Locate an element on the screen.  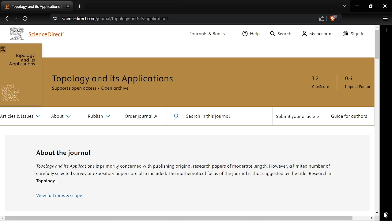
Topology and its Applications is located at coordinates (22, 60).